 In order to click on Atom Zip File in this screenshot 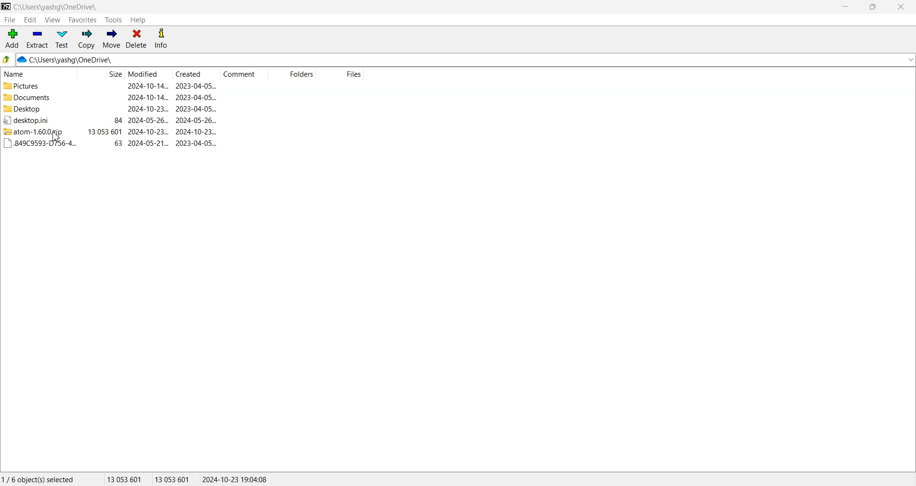, I will do `click(36, 132)`.